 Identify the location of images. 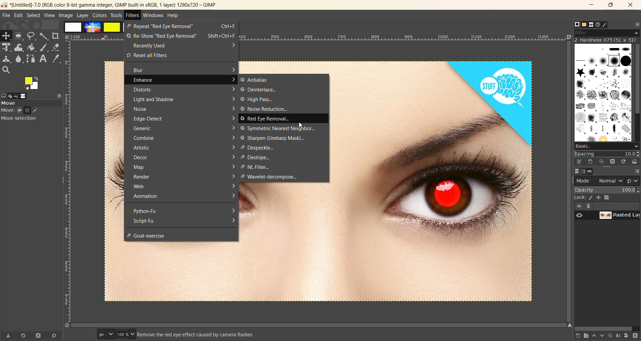
(26, 96).